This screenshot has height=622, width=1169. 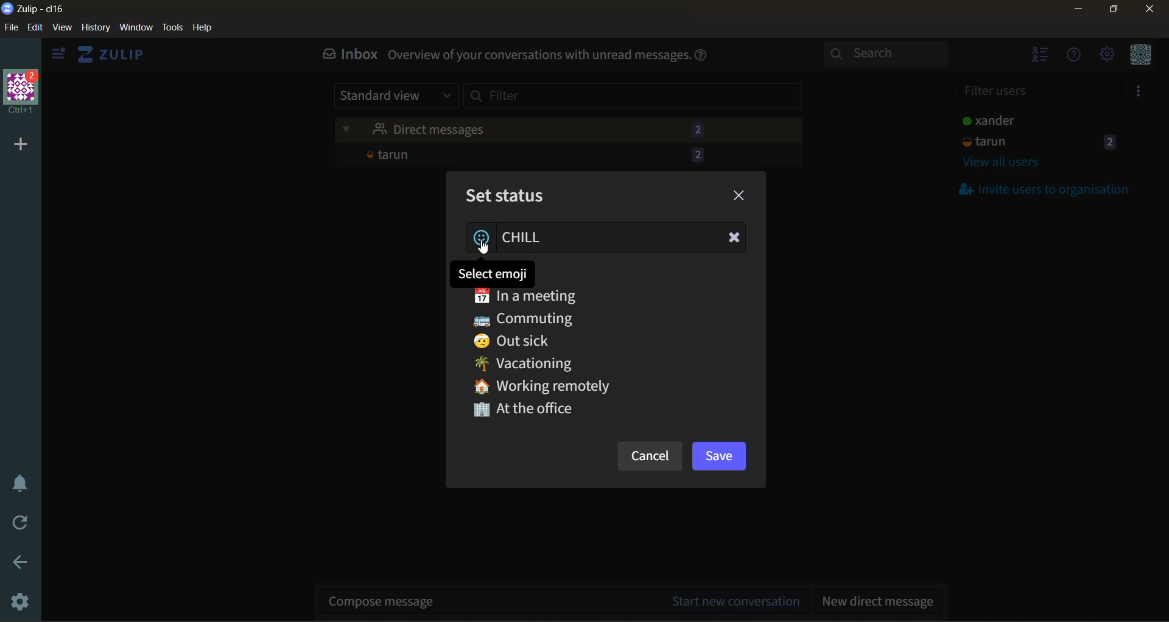 I want to click on search, so click(x=891, y=55).